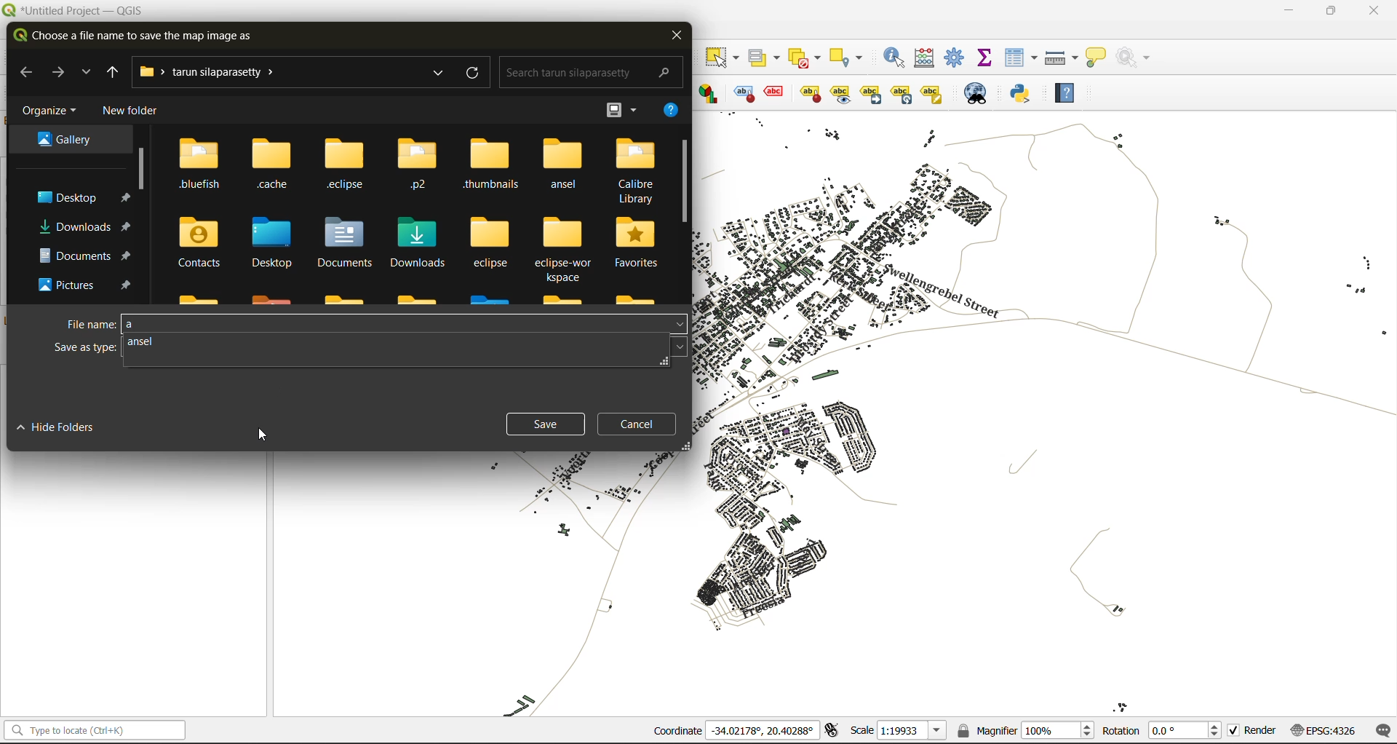 The height and width of the screenshot is (744, 1397). What do you see at coordinates (927, 58) in the screenshot?
I see `calculator` at bounding box center [927, 58].